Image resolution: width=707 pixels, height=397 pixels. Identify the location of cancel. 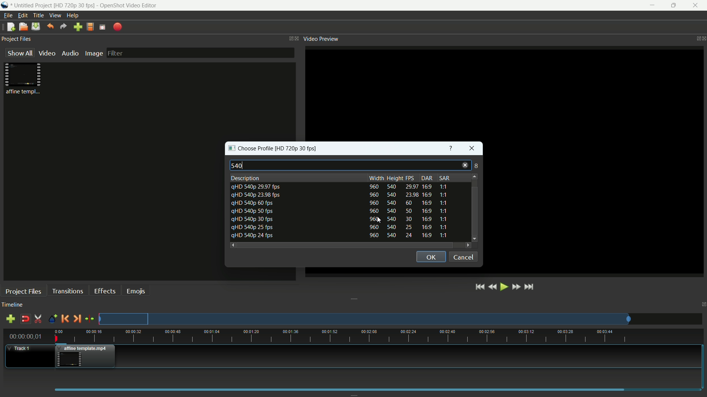
(464, 256).